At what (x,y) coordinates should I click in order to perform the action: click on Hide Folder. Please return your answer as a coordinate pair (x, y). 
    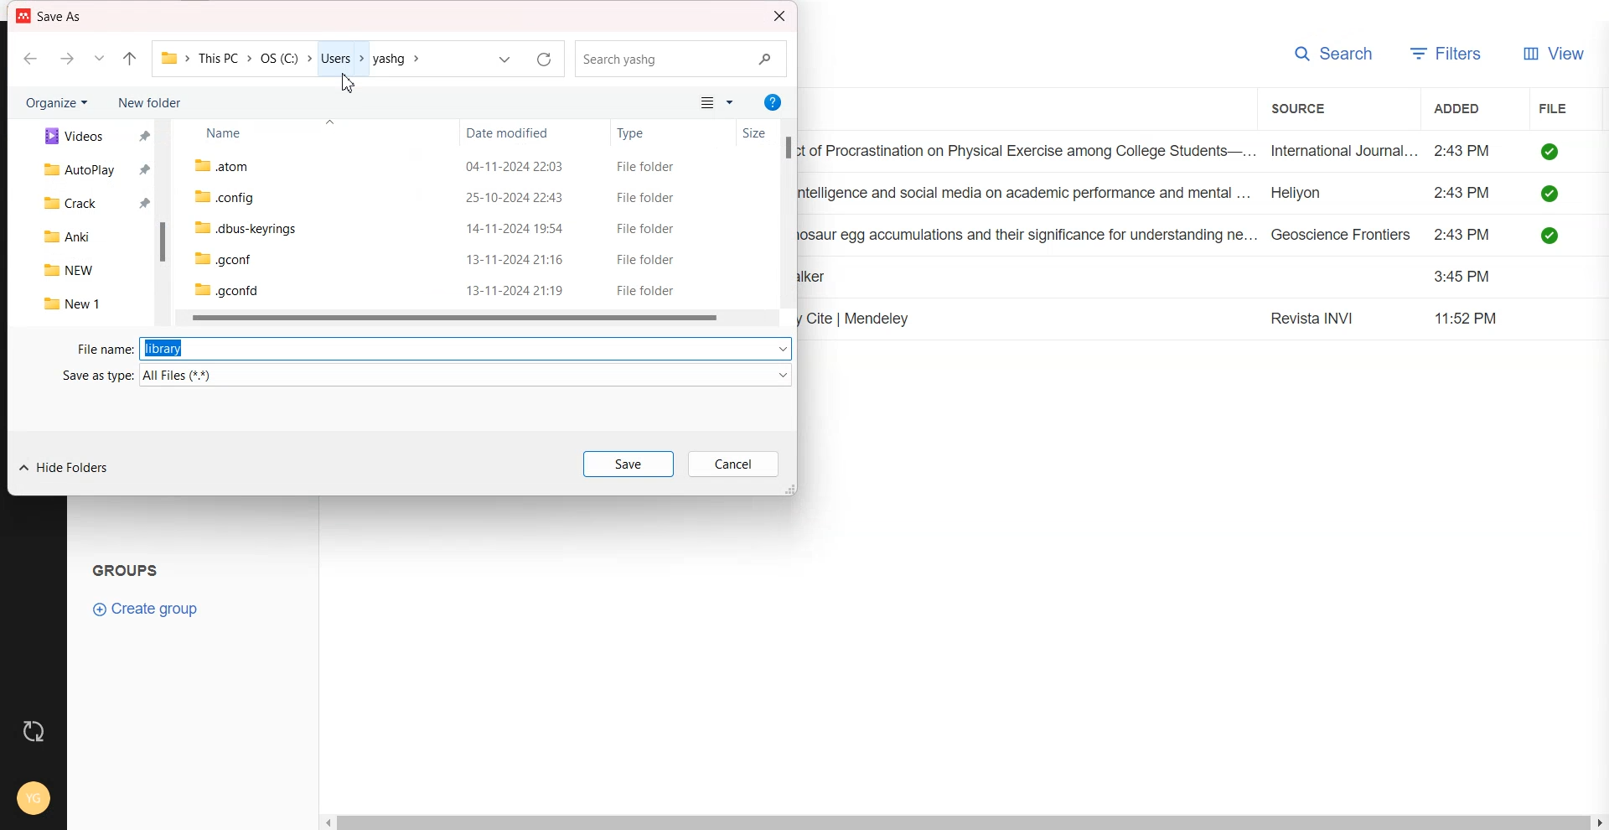
    Looking at the image, I should click on (68, 468).